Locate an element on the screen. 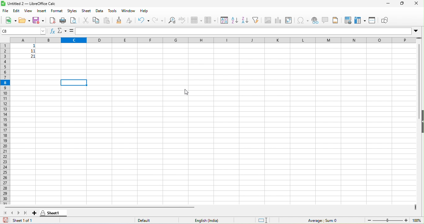 The image size is (424, 224). formula is located at coordinates (322, 220).